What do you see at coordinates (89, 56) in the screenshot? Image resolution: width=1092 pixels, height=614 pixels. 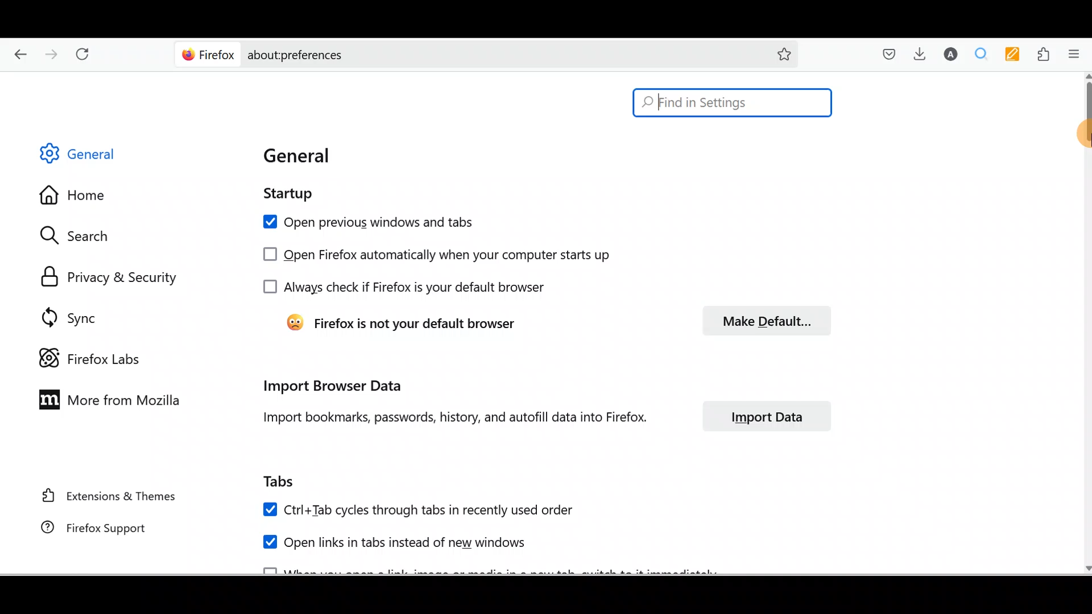 I see `Reload current page` at bounding box center [89, 56].